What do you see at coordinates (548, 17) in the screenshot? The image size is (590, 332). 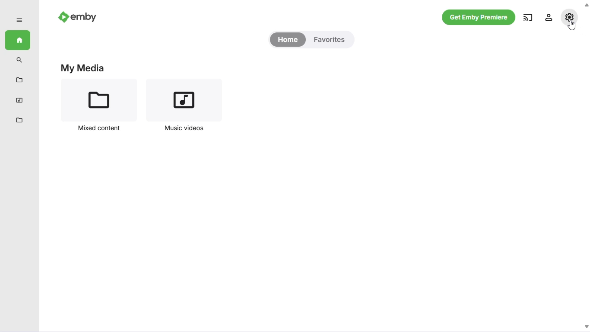 I see `manage emby server` at bounding box center [548, 17].